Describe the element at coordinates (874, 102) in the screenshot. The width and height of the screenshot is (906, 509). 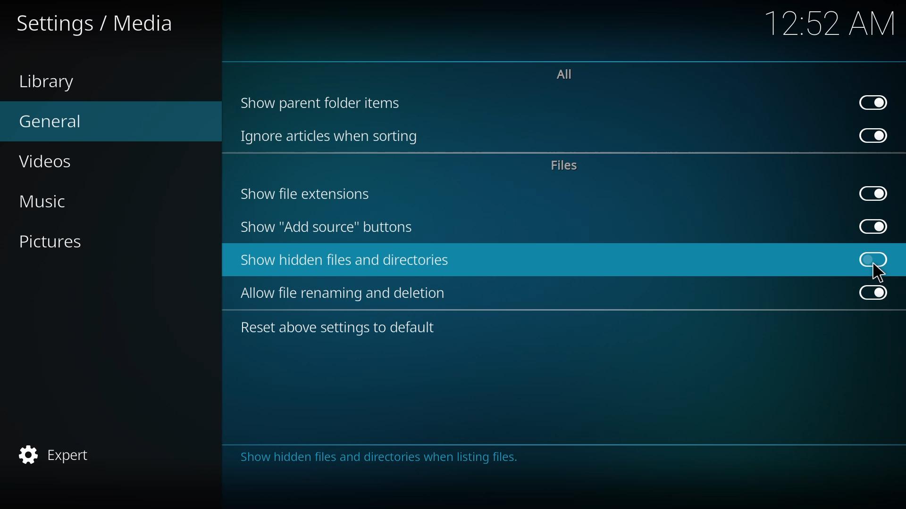
I see `enabled` at that location.